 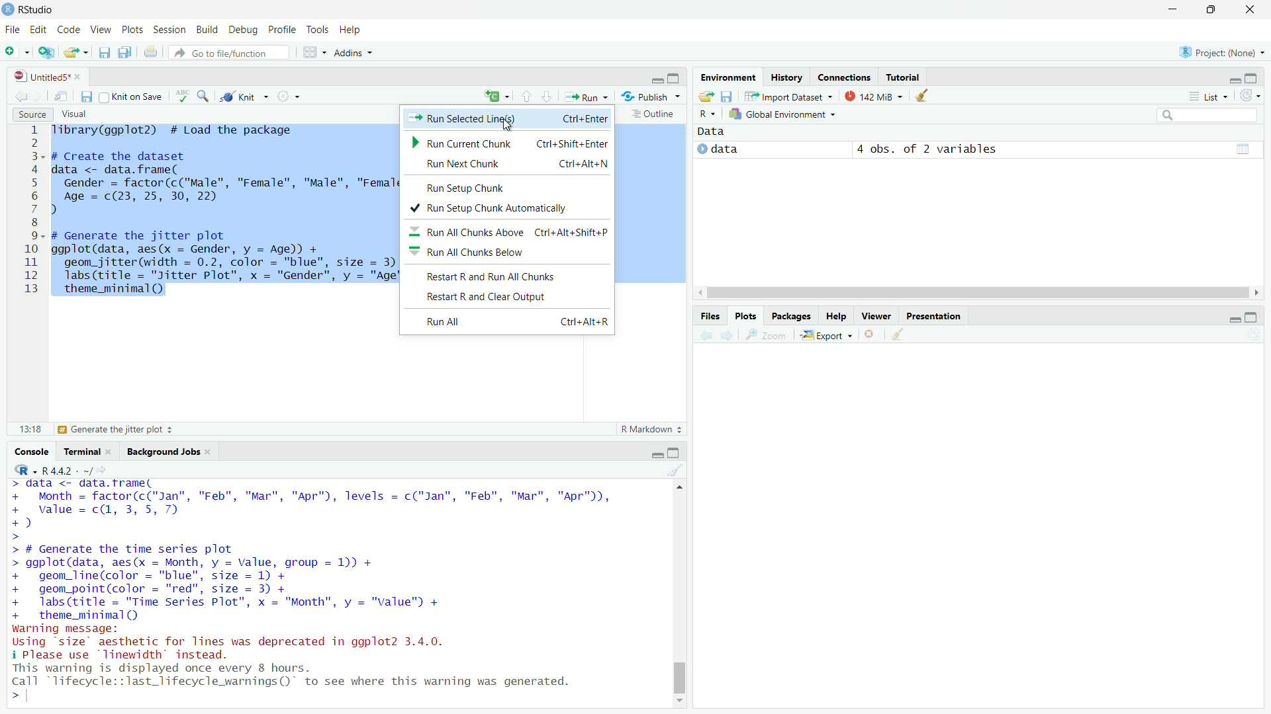 I want to click on clear all plots, so click(x=900, y=335).